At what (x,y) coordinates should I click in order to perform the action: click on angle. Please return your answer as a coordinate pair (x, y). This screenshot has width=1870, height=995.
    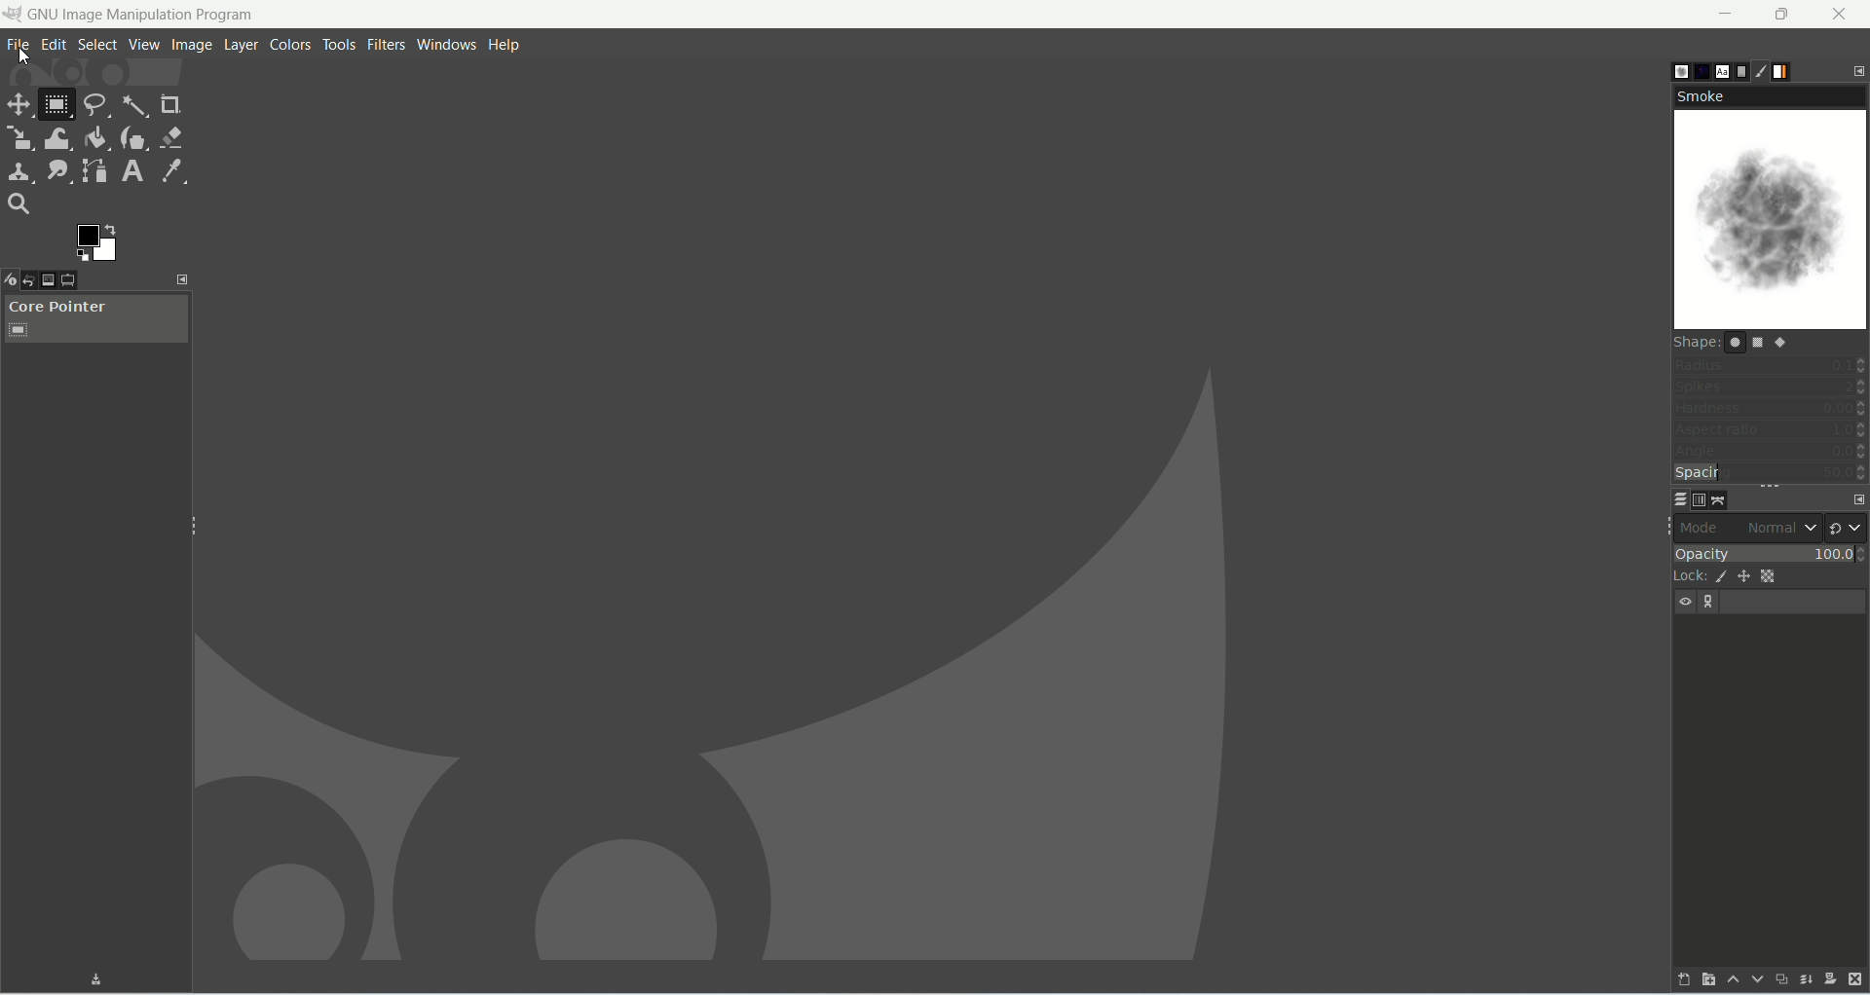
    Looking at the image, I should click on (1770, 450).